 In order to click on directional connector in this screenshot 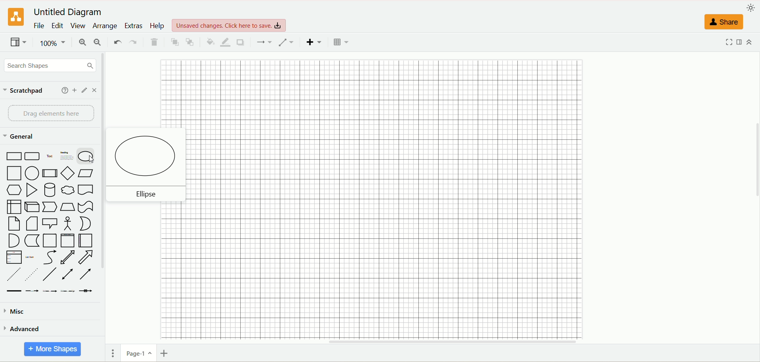, I will do `click(85, 275)`.